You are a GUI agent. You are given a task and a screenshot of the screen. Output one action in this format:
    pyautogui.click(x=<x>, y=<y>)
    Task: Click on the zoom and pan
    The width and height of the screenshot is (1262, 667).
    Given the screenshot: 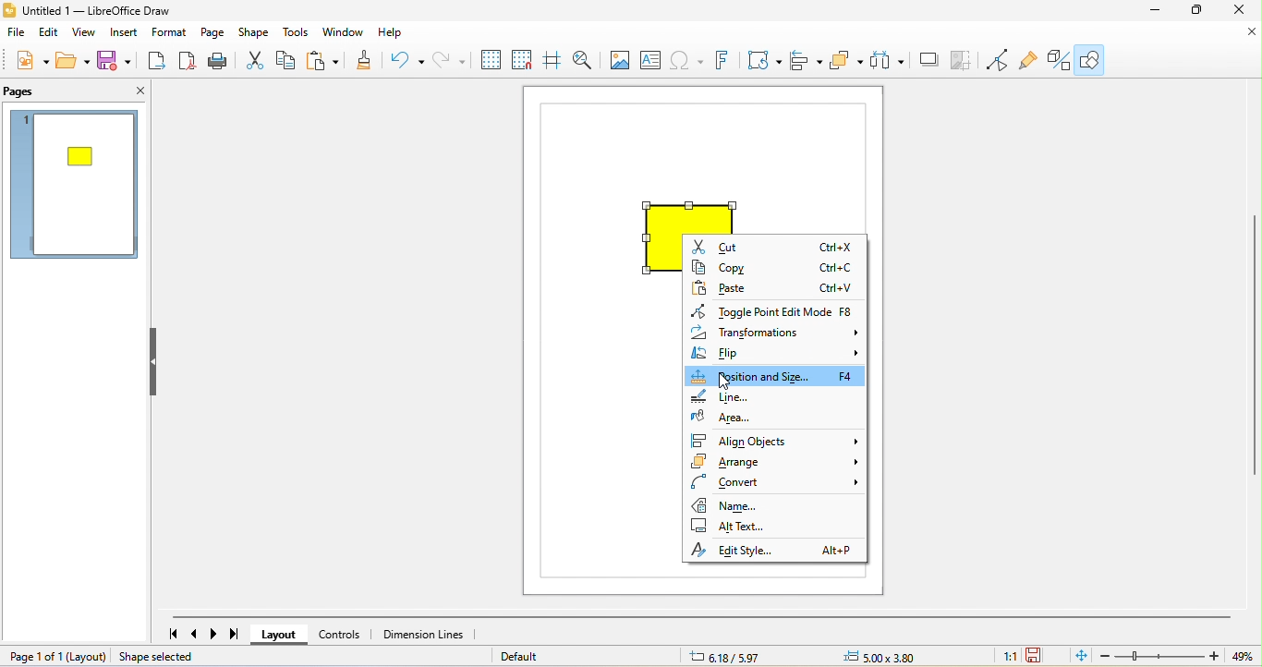 What is the action you would take?
    pyautogui.click(x=583, y=58)
    